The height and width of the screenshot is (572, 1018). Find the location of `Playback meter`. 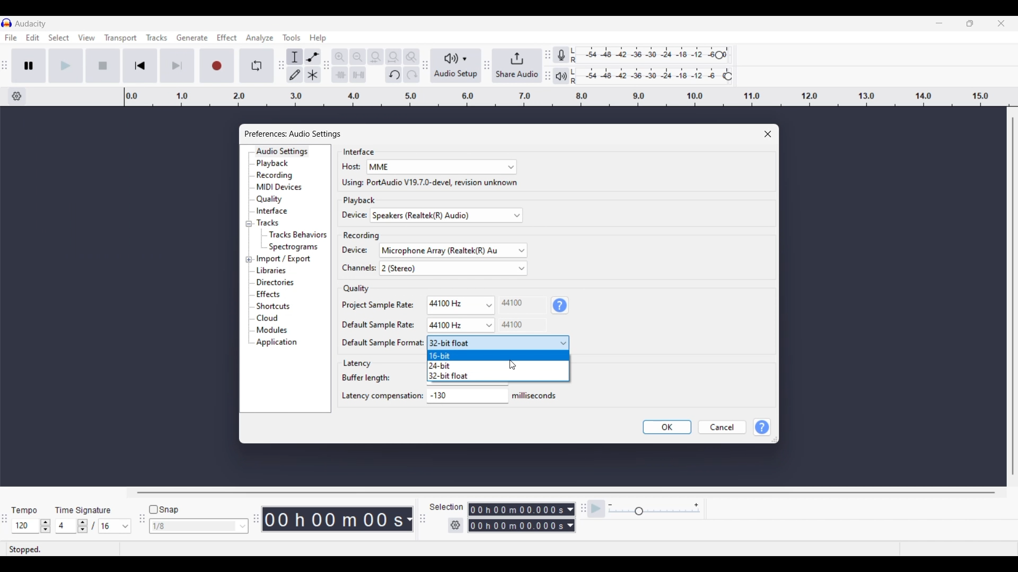

Playback meter is located at coordinates (566, 76).